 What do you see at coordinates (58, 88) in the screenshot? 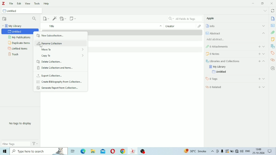
I see `Generate Report trom Collection.` at bounding box center [58, 88].